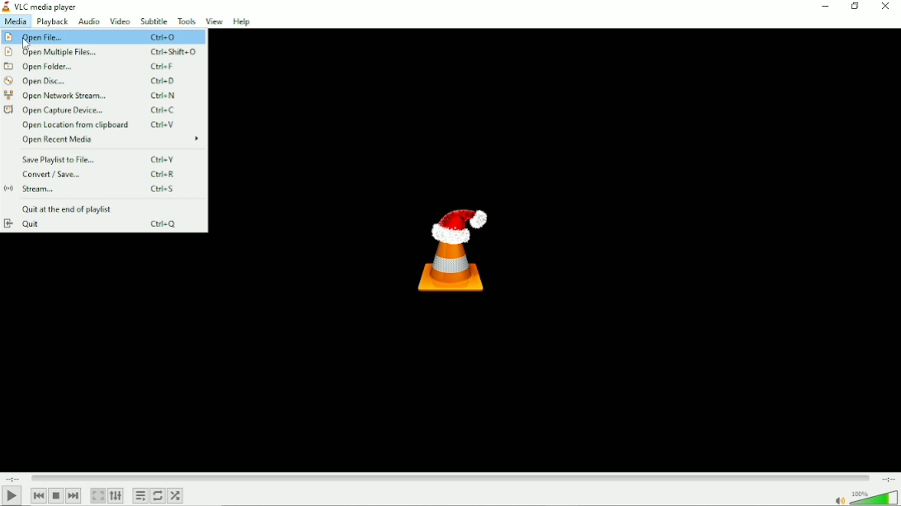 The image size is (901, 506). Describe the element at coordinates (116, 495) in the screenshot. I see `Show extended settings` at that location.